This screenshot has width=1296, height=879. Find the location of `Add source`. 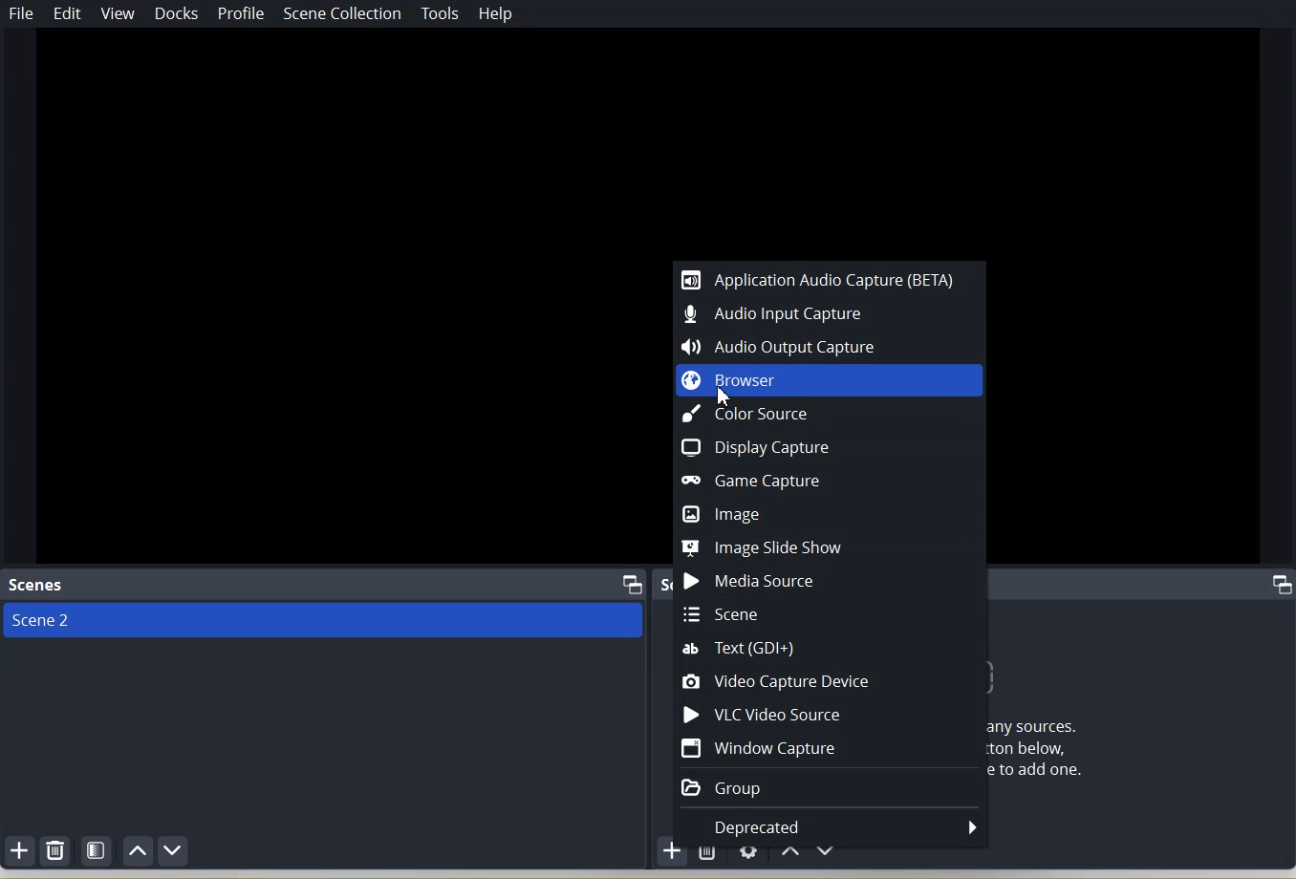

Add source is located at coordinates (676, 856).